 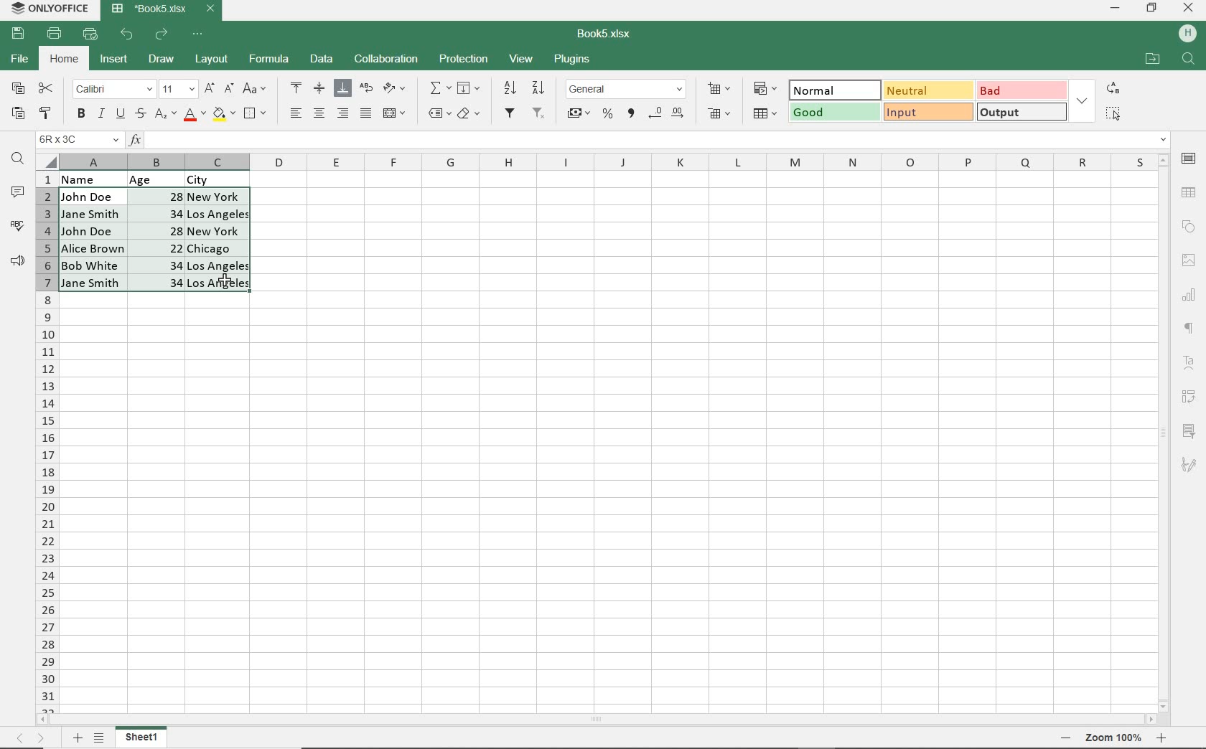 What do you see at coordinates (19, 89) in the screenshot?
I see `COPY` at bounding box center [19, 89].